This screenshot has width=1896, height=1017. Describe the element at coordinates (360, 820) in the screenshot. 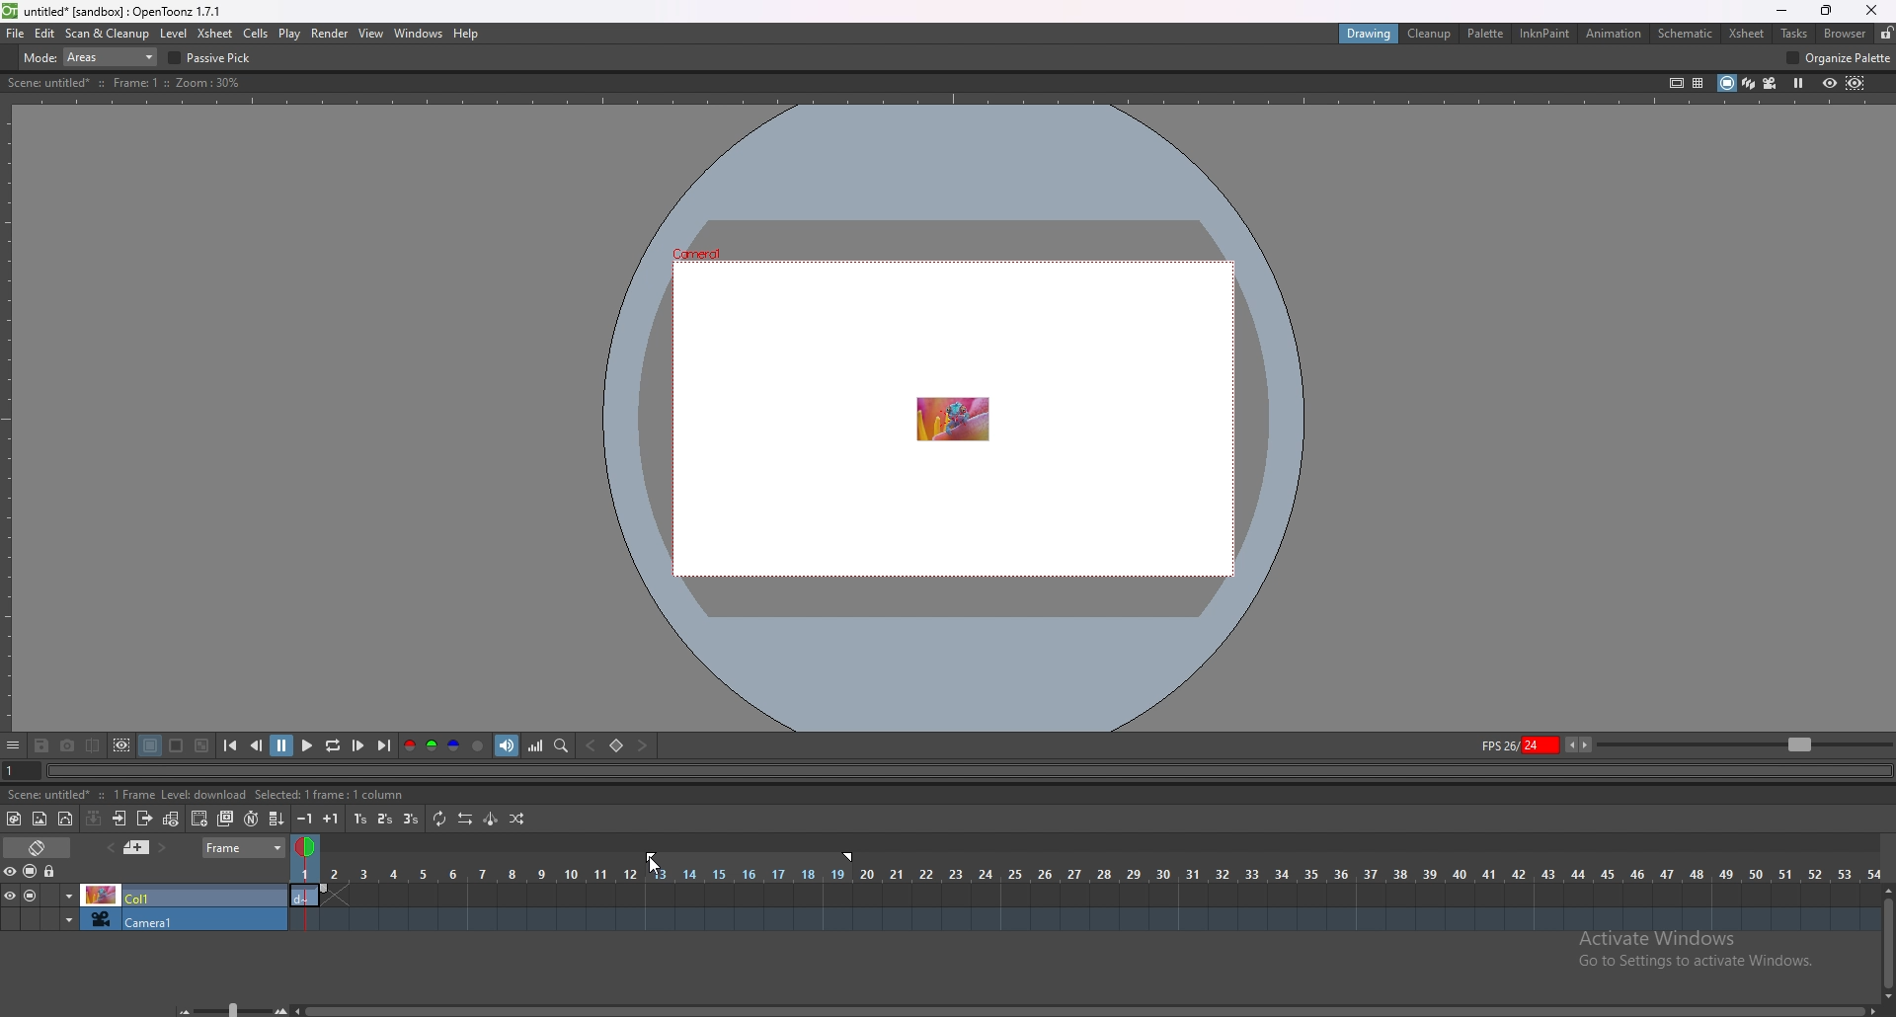

I see `reframe on 1s` at that location.